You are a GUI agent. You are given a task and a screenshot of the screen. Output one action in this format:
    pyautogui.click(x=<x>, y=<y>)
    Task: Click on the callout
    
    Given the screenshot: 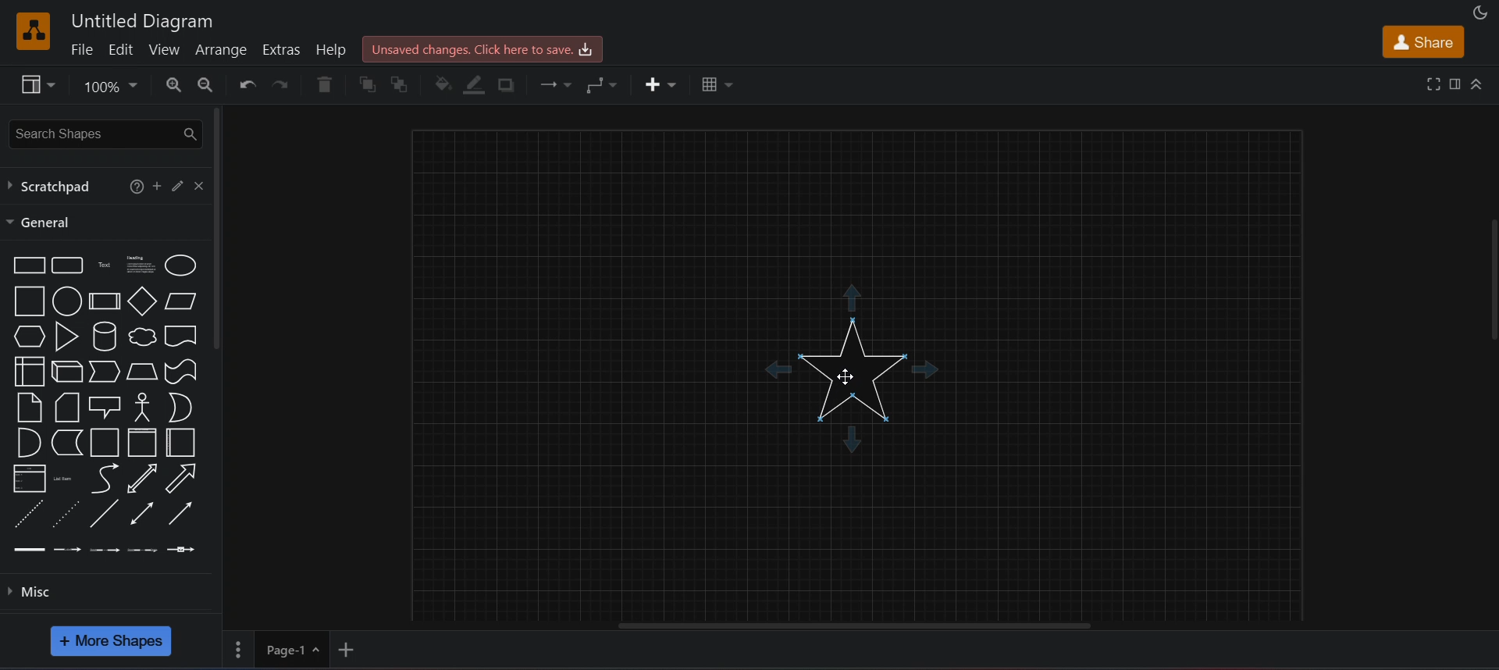 What is the action you would take?
    pyautogui.click(x=105, y=407)
    